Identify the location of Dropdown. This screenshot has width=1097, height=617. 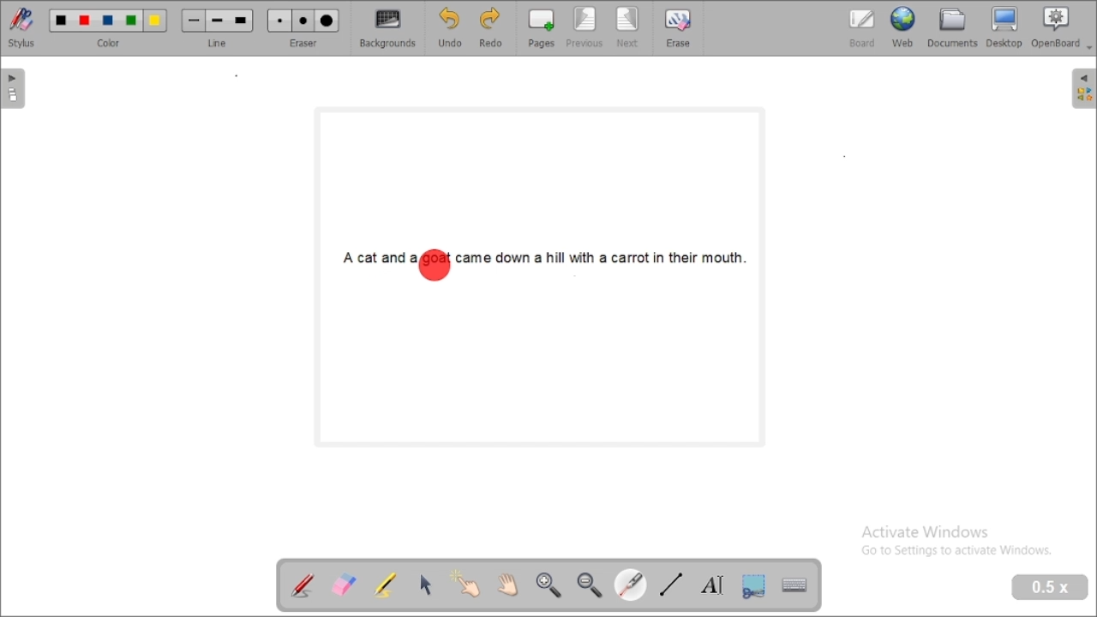
(1090, 48).